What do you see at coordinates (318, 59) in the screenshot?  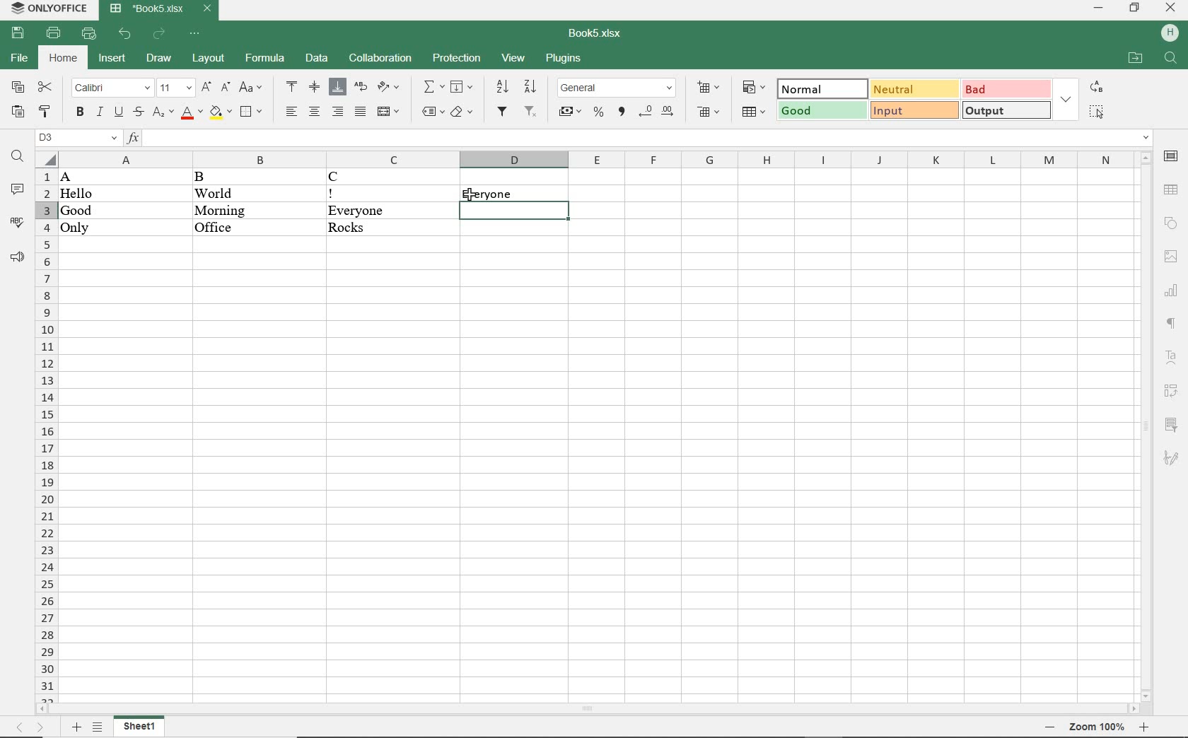 I see `data` at bounding box center [318, 59].